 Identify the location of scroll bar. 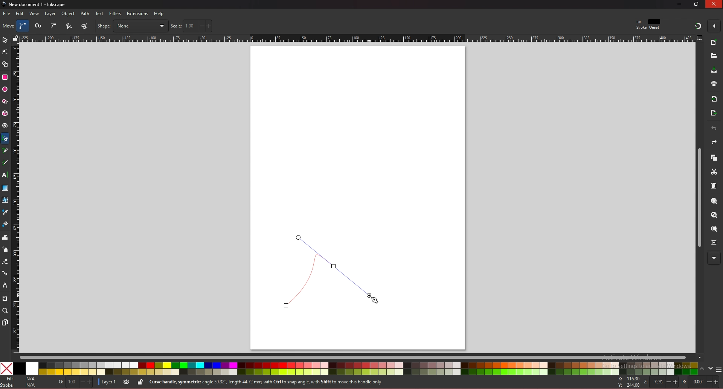
(698, 198).